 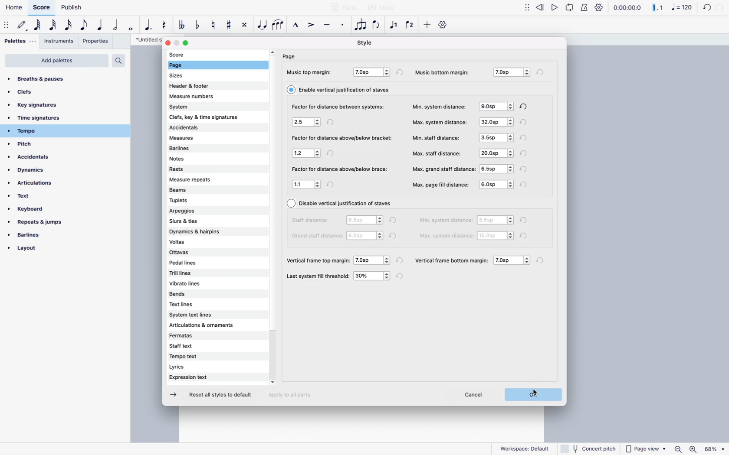 What do you see at coordinates (221, 396) in the screenshot?
I see `reset all styles to default` at bounding box center [221, 396].